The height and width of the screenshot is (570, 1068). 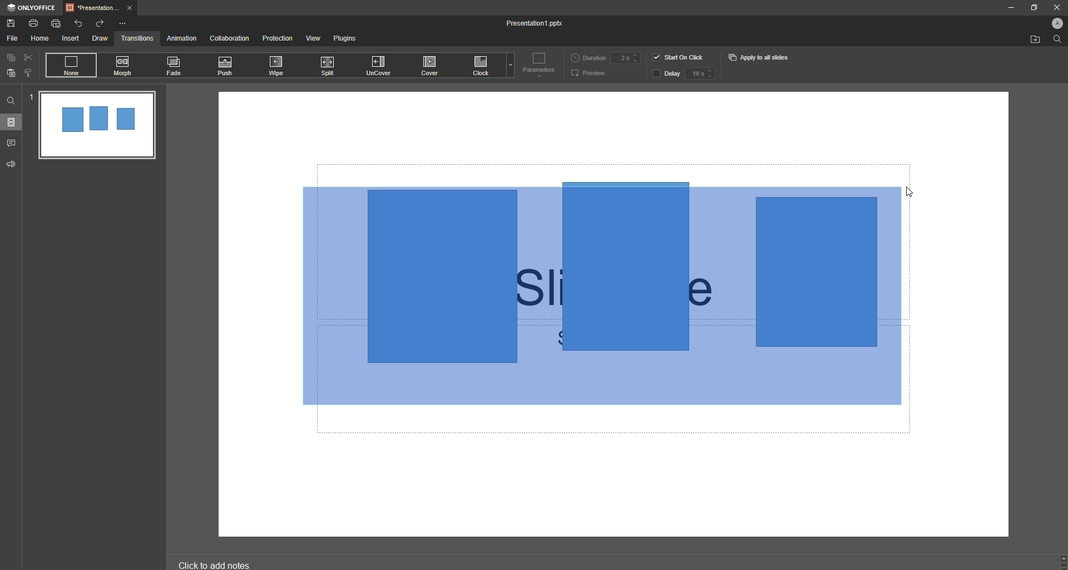 What do you see at coordinates (1052, 7) in the screenshot?
I see `Close` at bounding box center [1052, 7].